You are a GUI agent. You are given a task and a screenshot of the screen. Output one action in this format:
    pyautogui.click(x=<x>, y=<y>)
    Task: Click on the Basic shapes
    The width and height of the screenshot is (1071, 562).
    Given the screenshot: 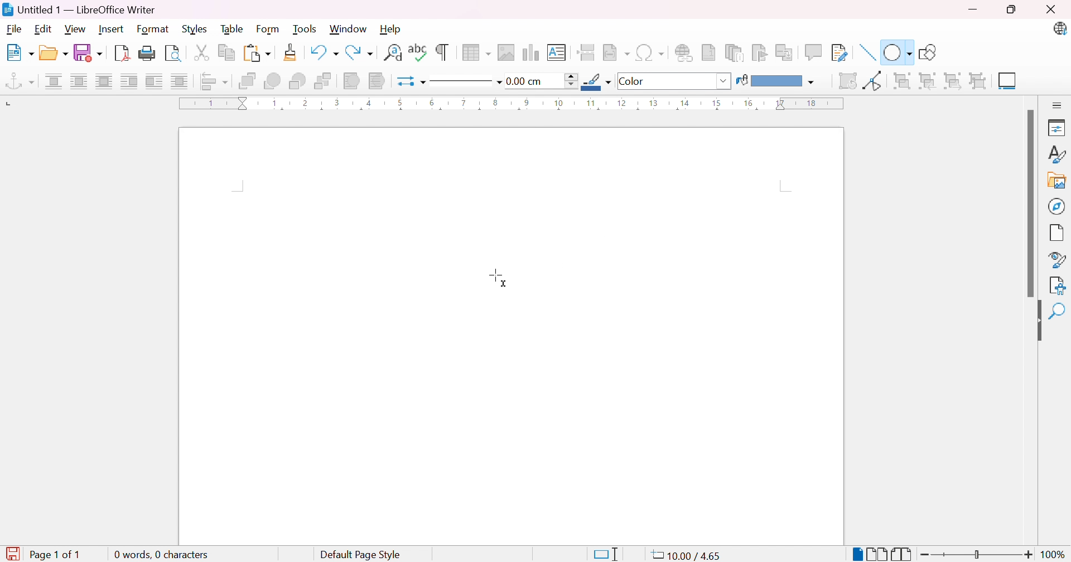 What is the action you would take?
    pyautogui.click(x=896, y=51)
    